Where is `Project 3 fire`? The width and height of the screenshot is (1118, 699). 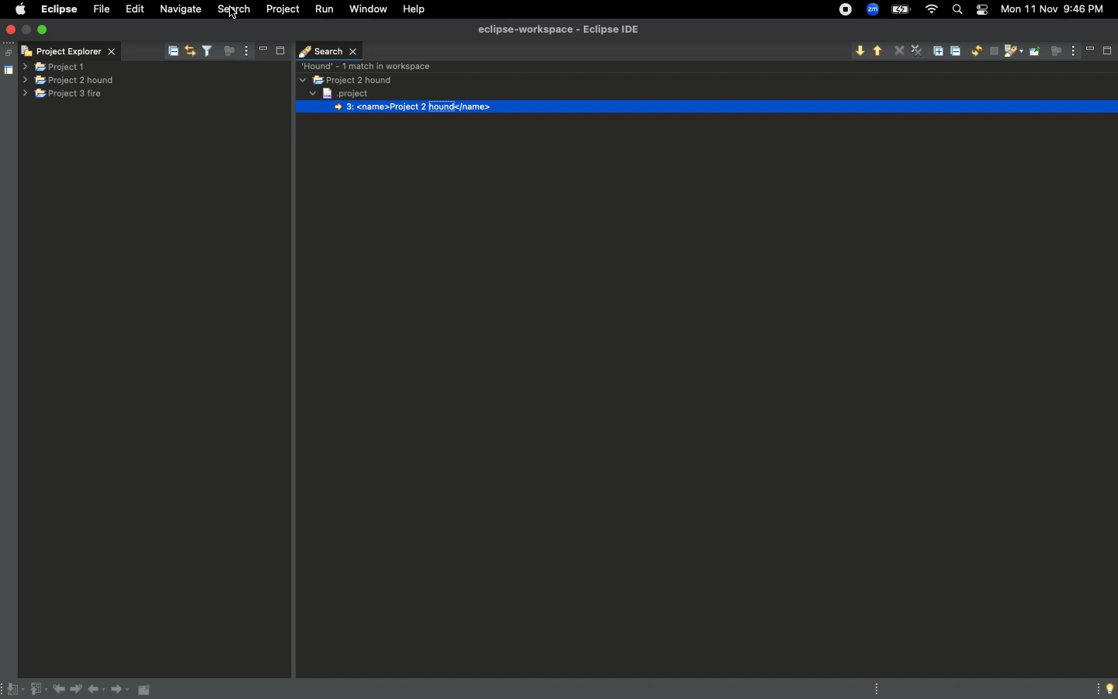 Project 3 fire is located at coordinates (61, 95).